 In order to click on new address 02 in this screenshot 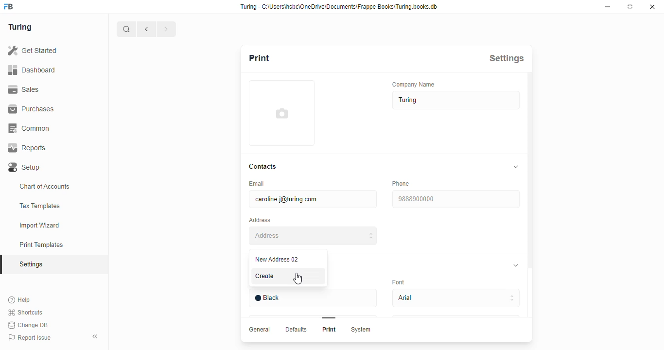, I will do `click(278, 259)`.